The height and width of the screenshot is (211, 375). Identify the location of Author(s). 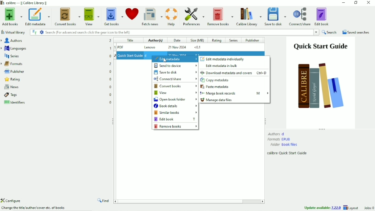
(154, 41).